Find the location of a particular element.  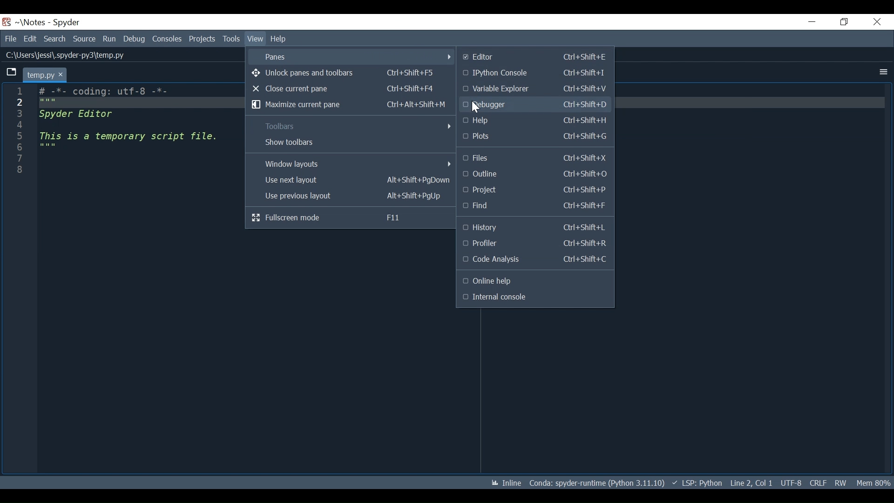

Browse tab is located at coordinates (11, 73).